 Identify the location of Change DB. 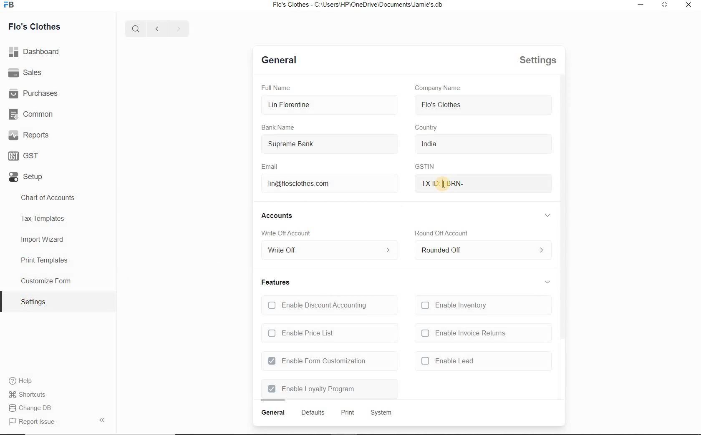
(33, 394).